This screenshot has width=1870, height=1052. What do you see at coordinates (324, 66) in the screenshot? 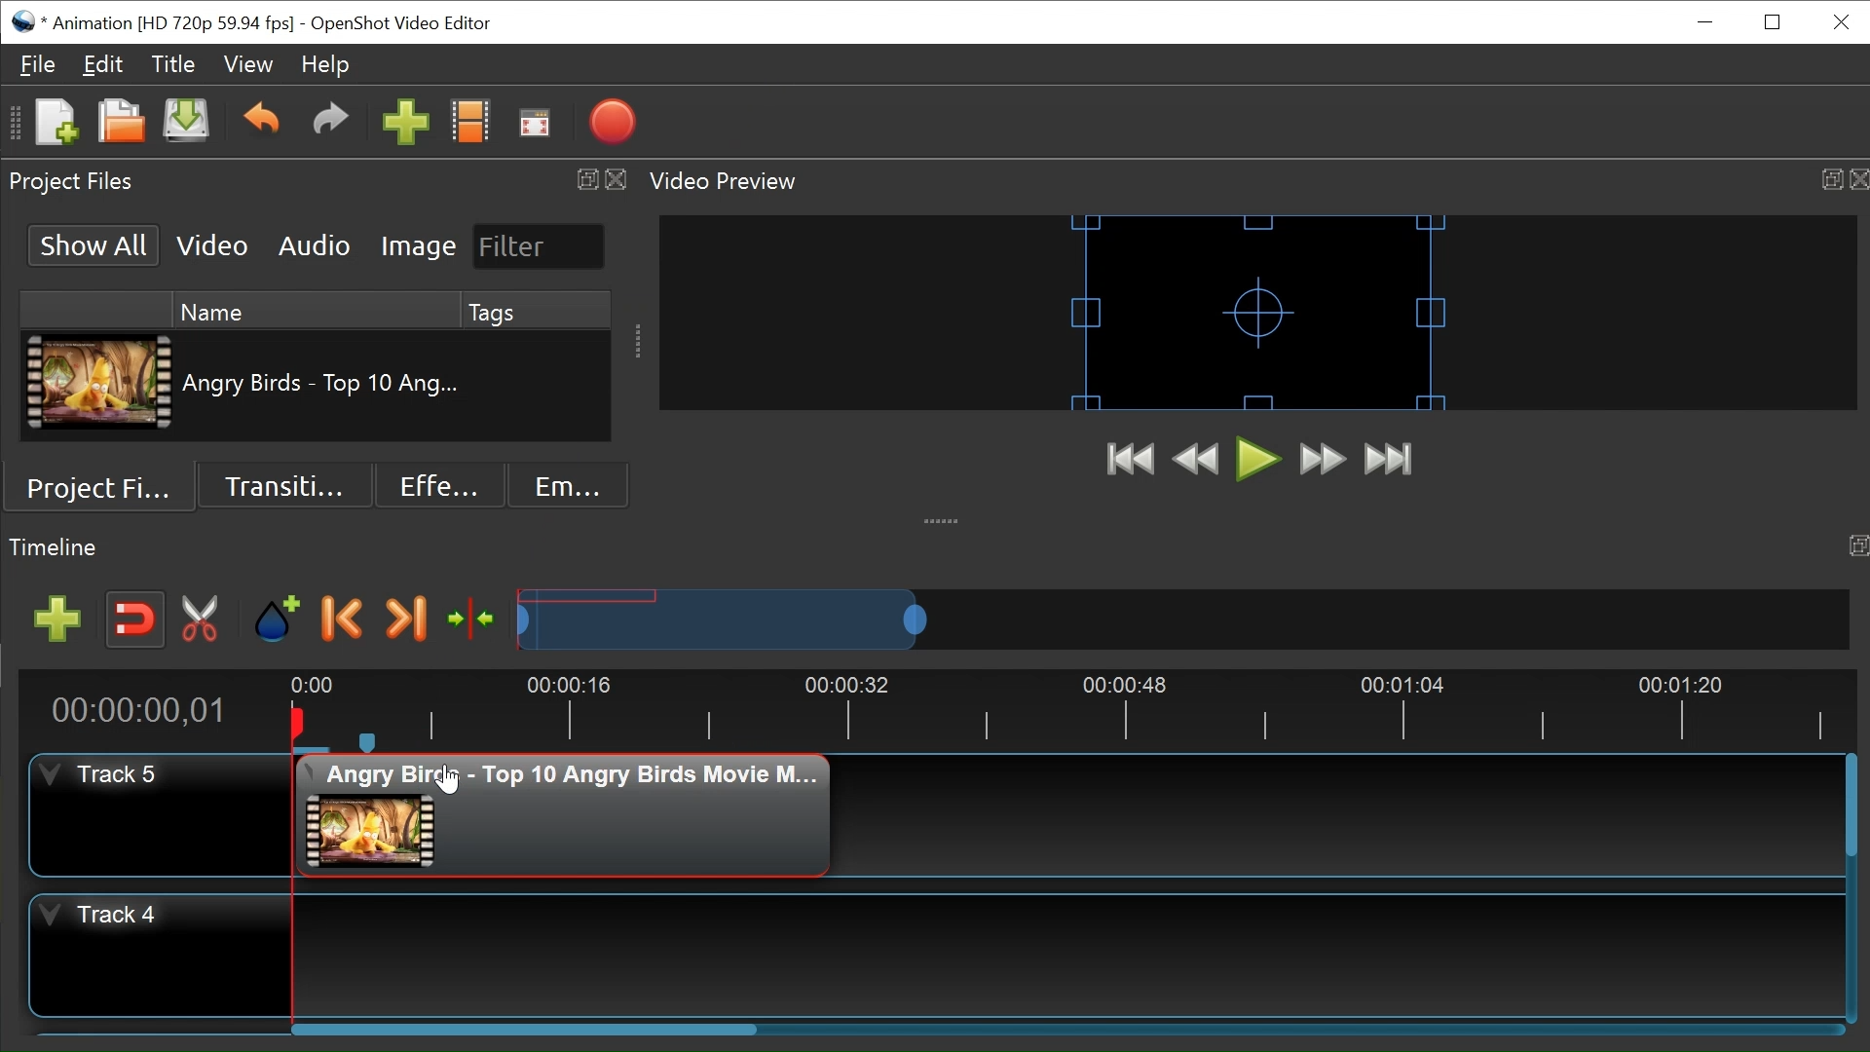
I see `Help` at bounding box center [324, 66].